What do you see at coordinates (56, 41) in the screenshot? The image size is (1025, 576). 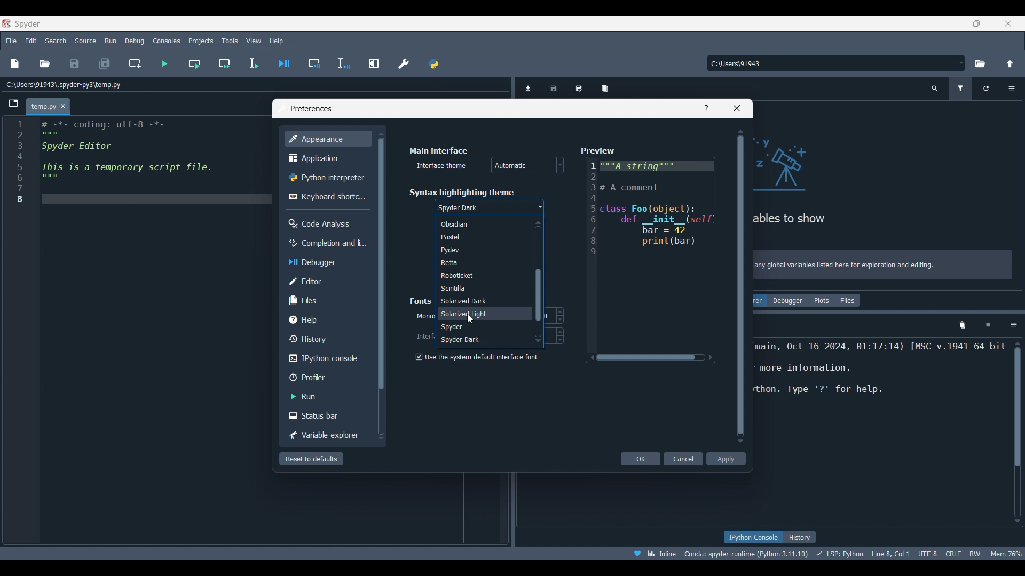 I see `Search menu` at bounding box center [56, 41].